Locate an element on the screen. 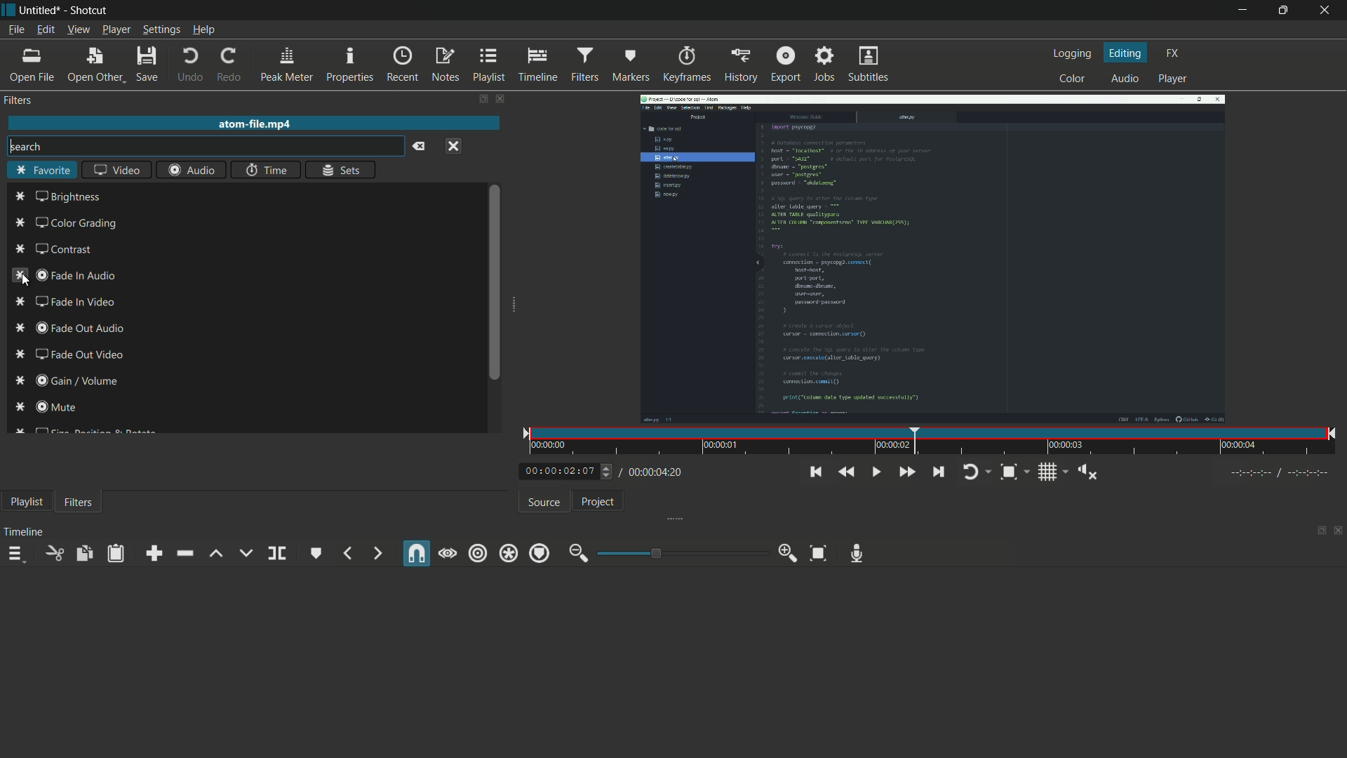  zoom out is located at coordinates (579, 554).